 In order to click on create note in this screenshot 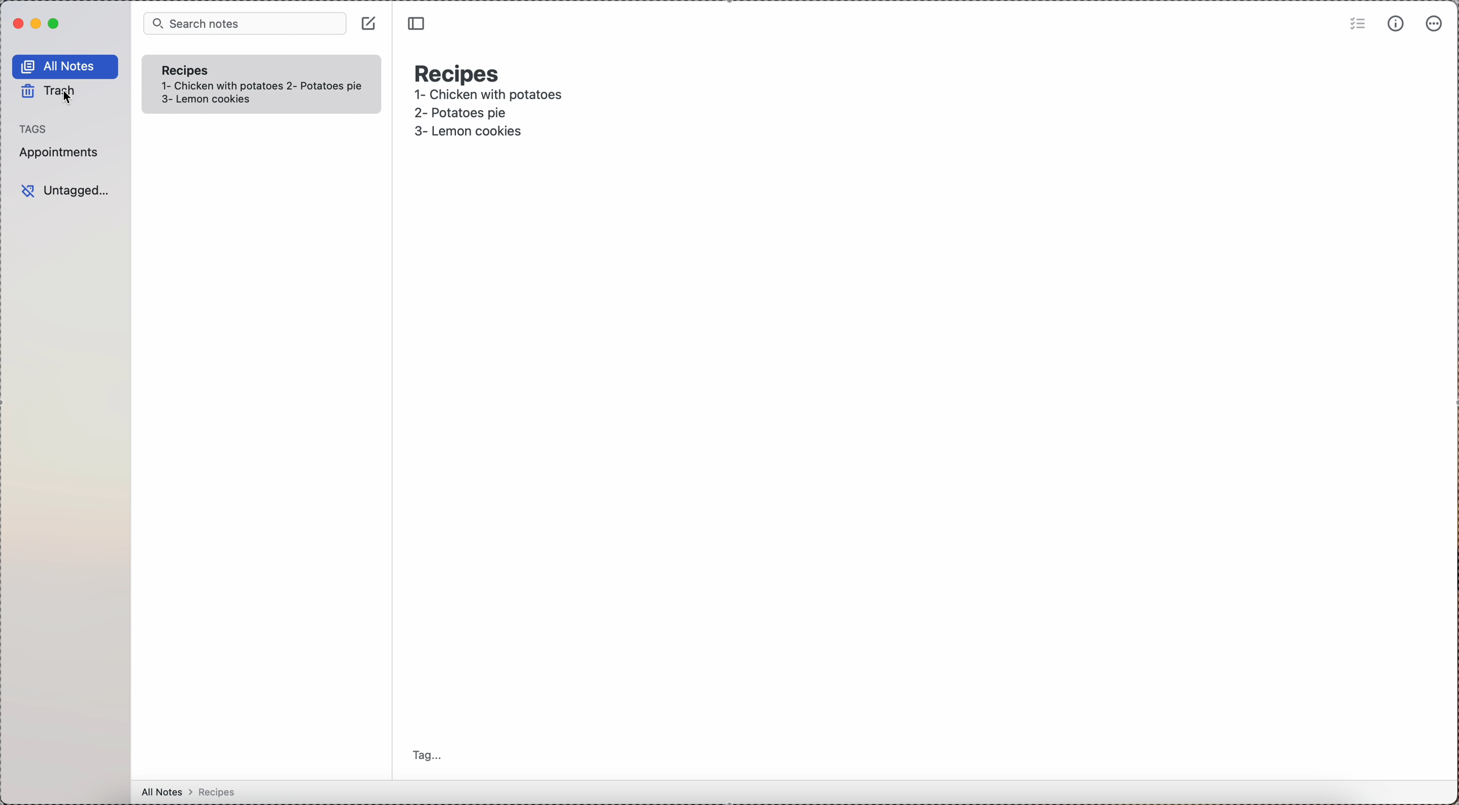, I will do `click(370, 24)`.